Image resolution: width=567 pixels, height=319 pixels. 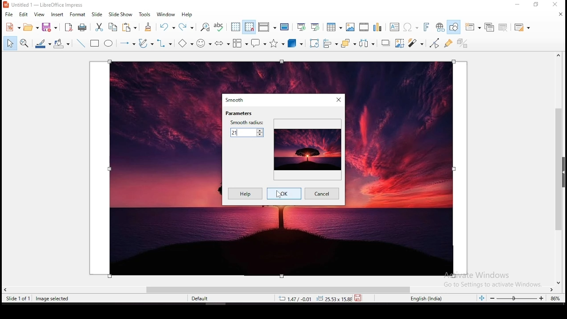 What do you see at coordinates (95, 43) in the screenshot?
I see `rectangle tool` at bounding box center [95, 43].